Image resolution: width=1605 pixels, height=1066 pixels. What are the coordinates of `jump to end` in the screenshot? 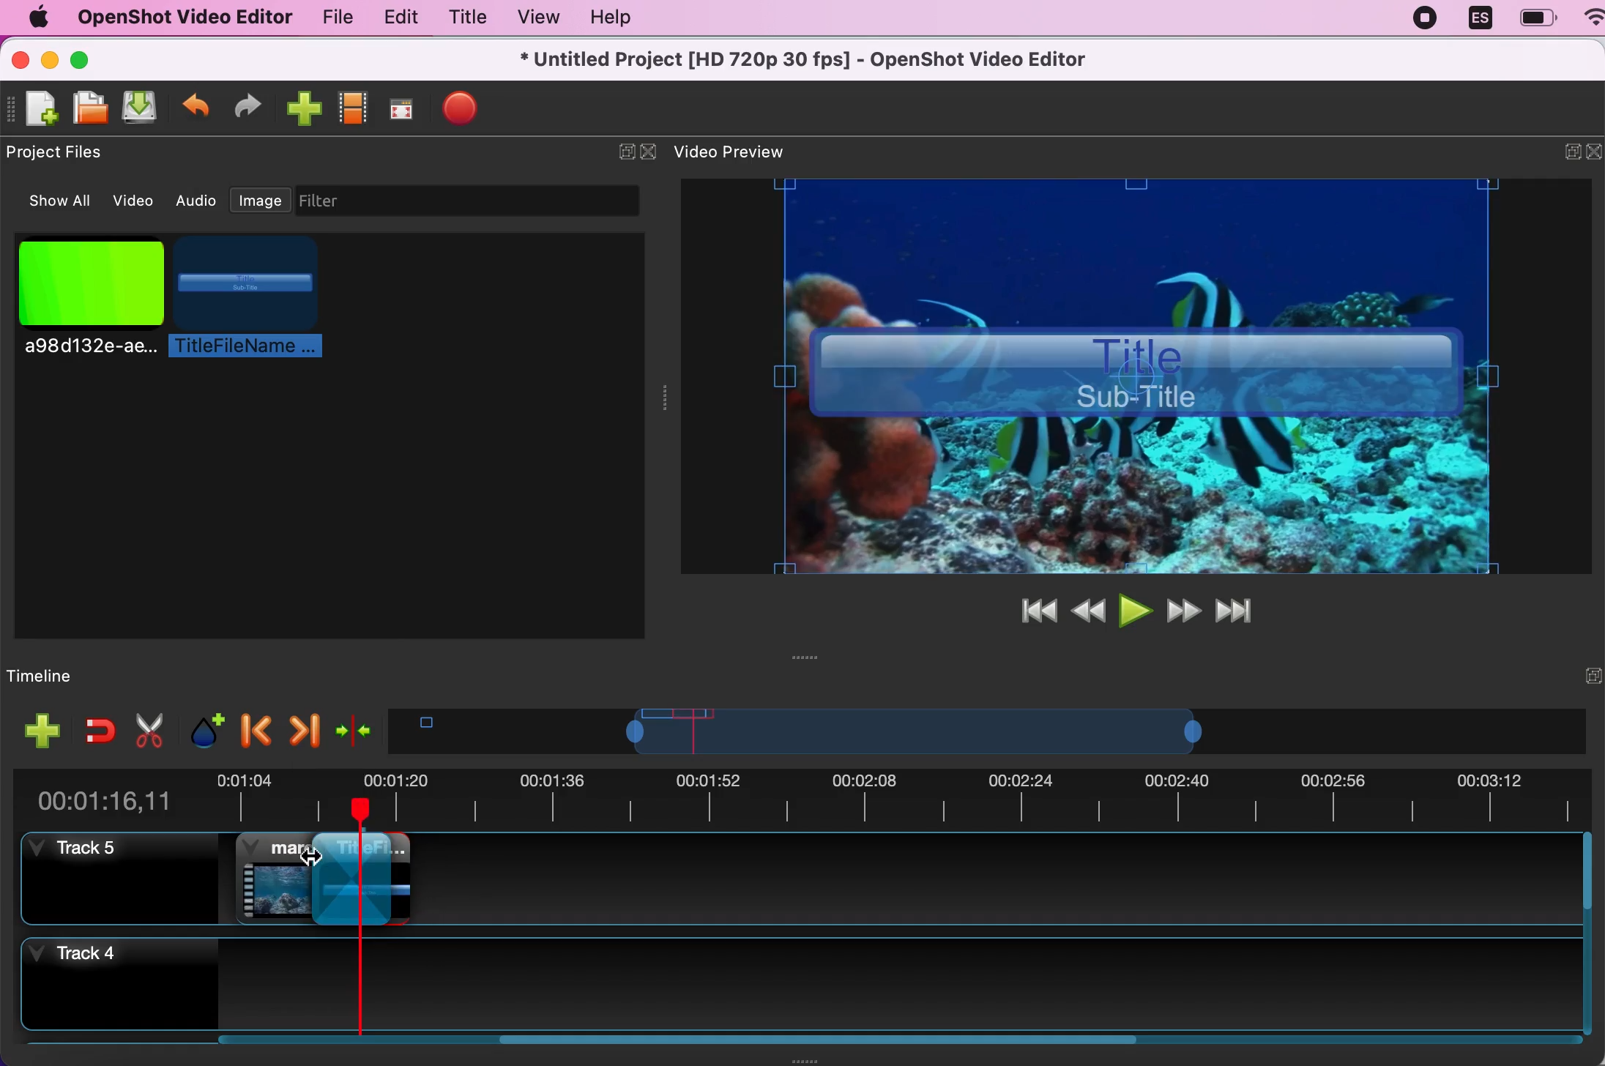 It's located at (1244, 611).